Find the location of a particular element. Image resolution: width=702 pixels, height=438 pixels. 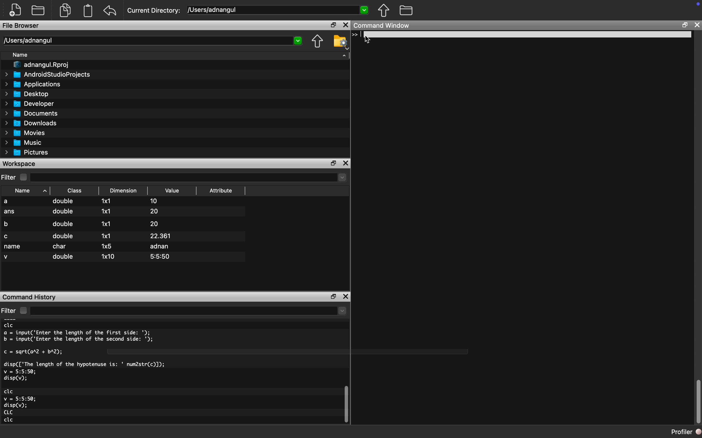

Close is located at coordinates (698, 25).